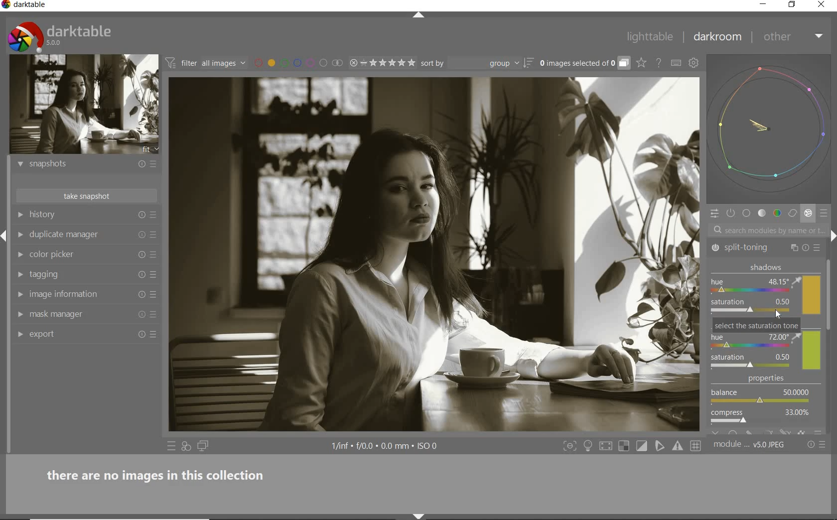 The width and height of the screenshot is (837, 520). What do you see at coordinates (697, 445) in the screenshot?
I see `Toggle guide lines` at bounding box center [697, 445].